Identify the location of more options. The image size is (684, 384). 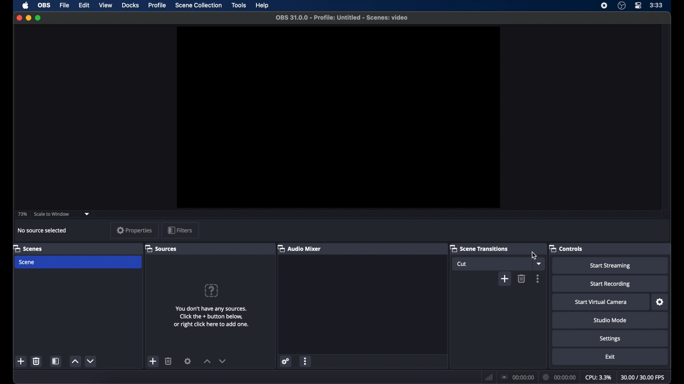
(538, 278).